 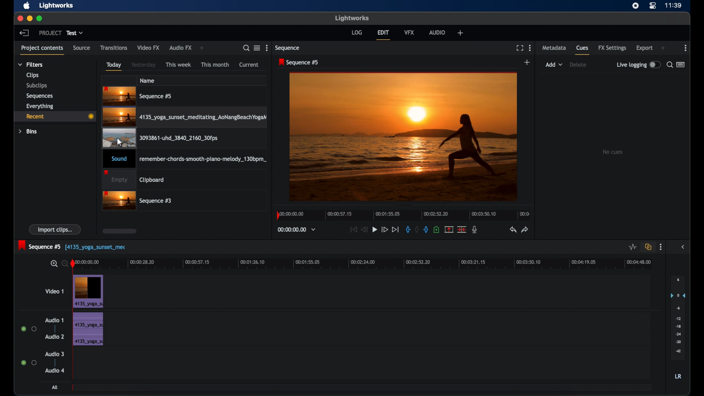 What do you see at coordinates (427, 230) in the screenshot?
I see `out mark` at bounding box center [427, 230].